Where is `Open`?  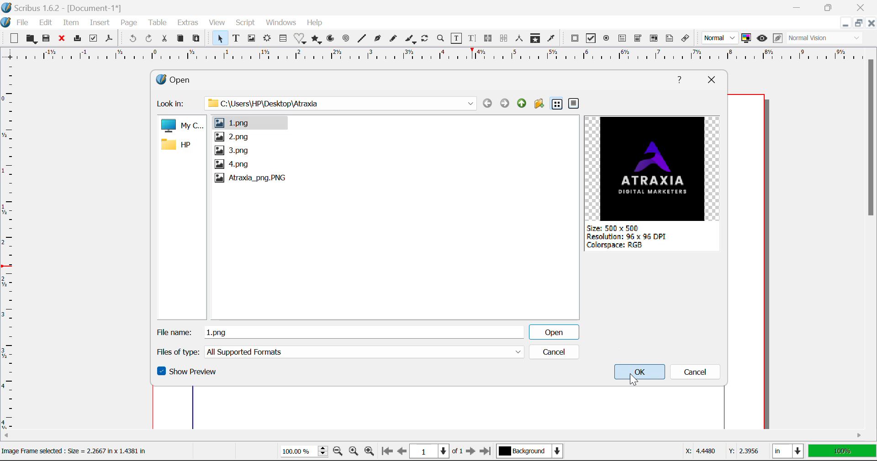 Open is located at coordinates (32, 39).